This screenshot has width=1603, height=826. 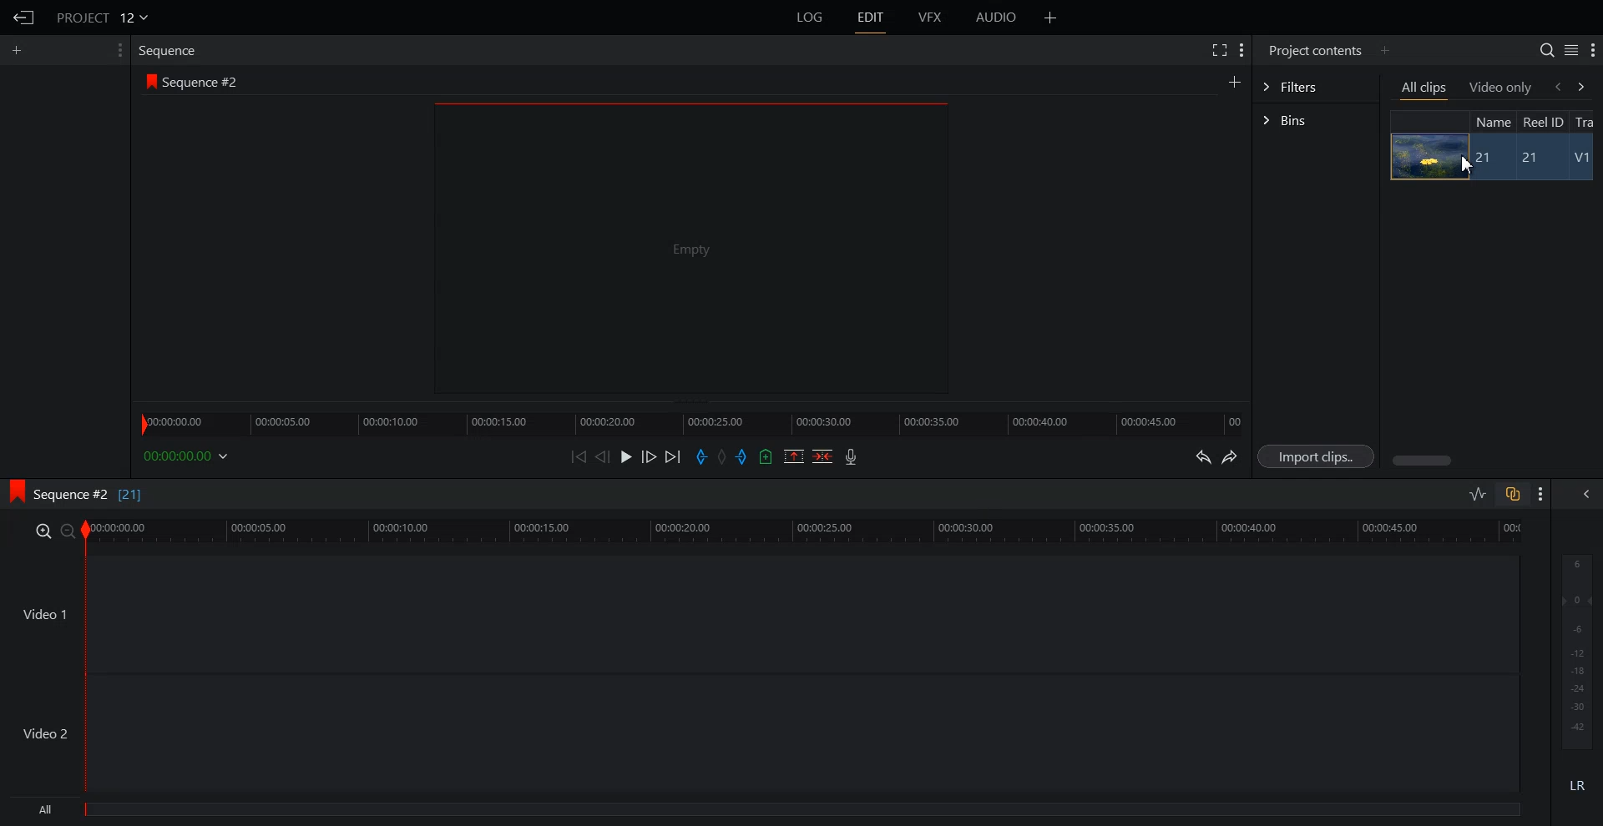 What do you see at coordinates (1556, 86) in the screenshot?
I see `backward` at bounding box center [1556, 86].